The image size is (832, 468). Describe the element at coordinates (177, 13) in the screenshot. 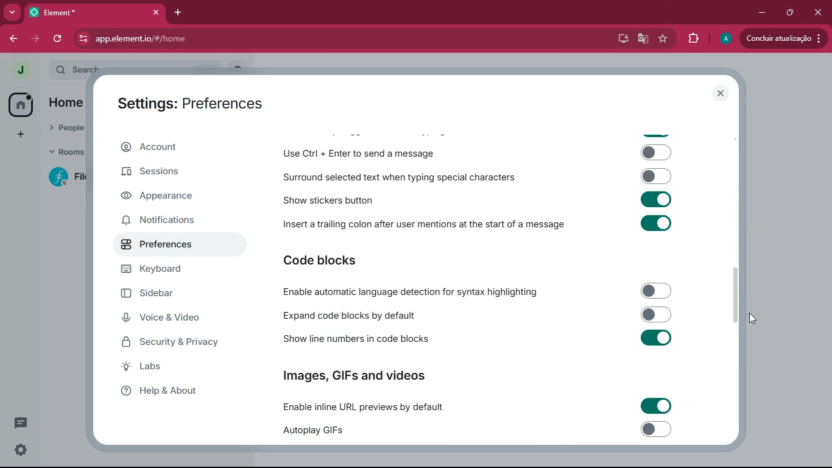

I see `add tab` at that location.